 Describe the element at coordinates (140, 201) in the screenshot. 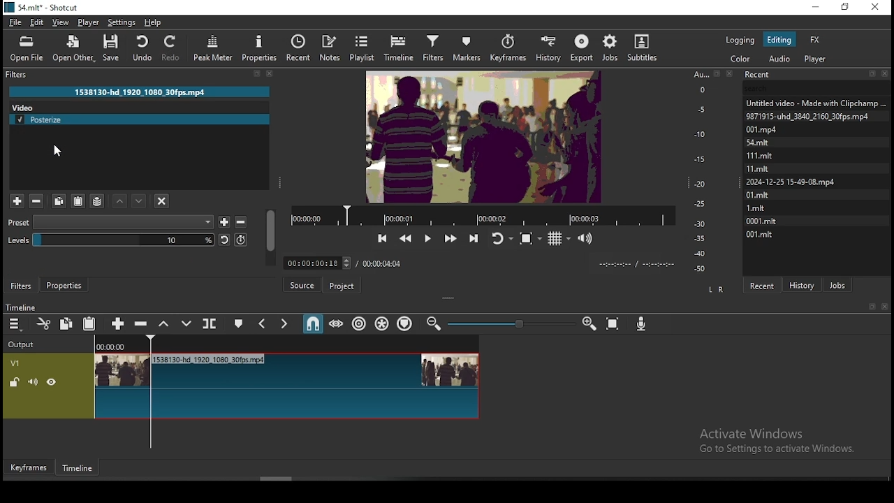

I see `move filter down` at that location.